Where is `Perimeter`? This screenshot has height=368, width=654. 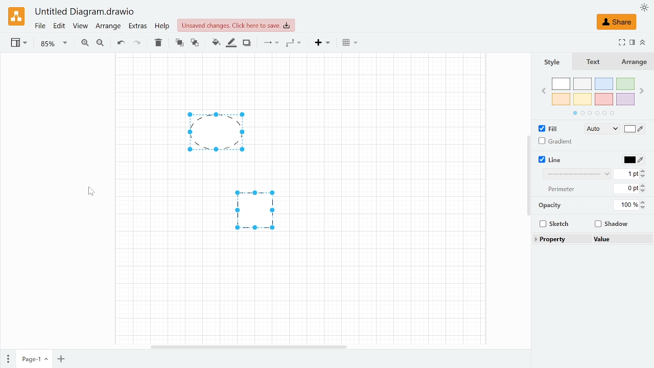 Perimeter is located at coordinates (625, 189).